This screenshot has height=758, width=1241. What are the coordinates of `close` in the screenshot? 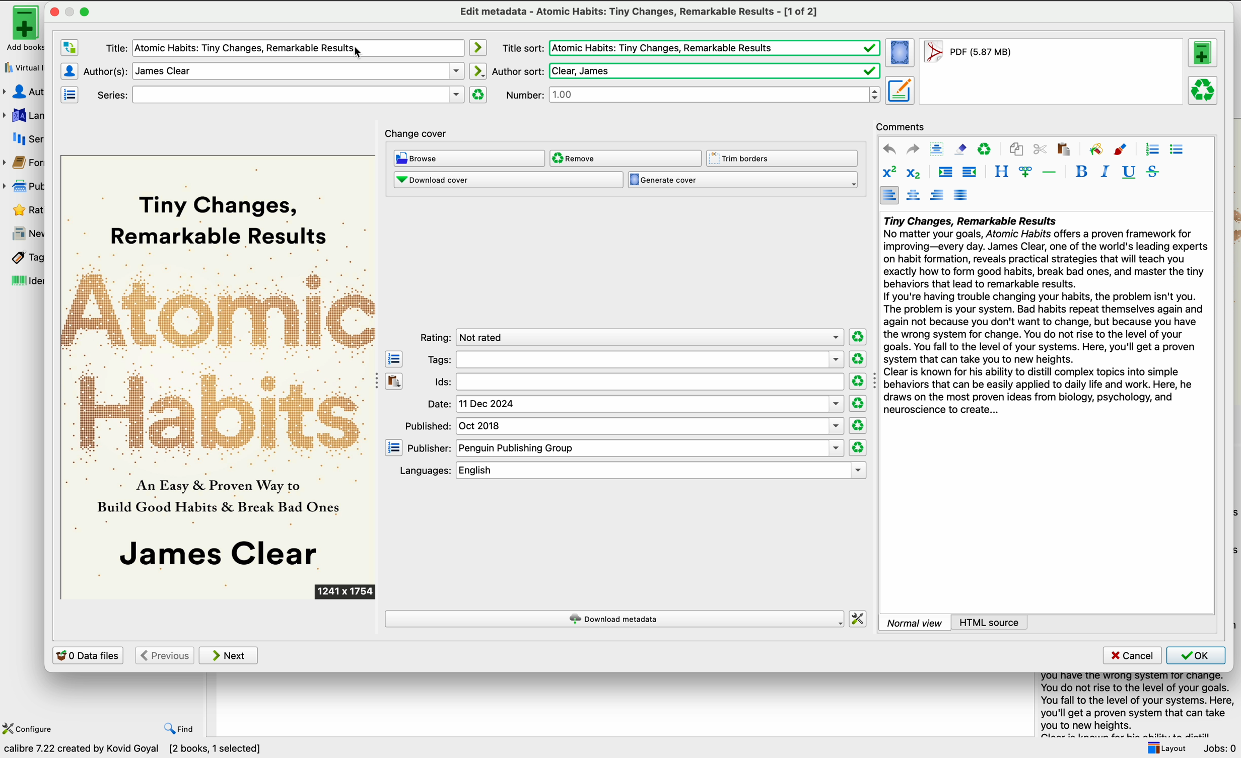 It's located at (53, 12).